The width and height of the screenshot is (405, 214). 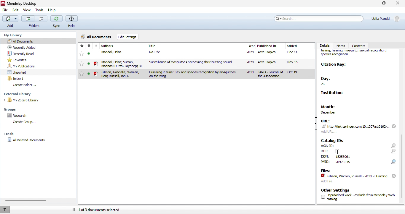 What do you see at coordinates (347, 151) in the screenshot?
I see `typing` at bounding box center [347, 151].